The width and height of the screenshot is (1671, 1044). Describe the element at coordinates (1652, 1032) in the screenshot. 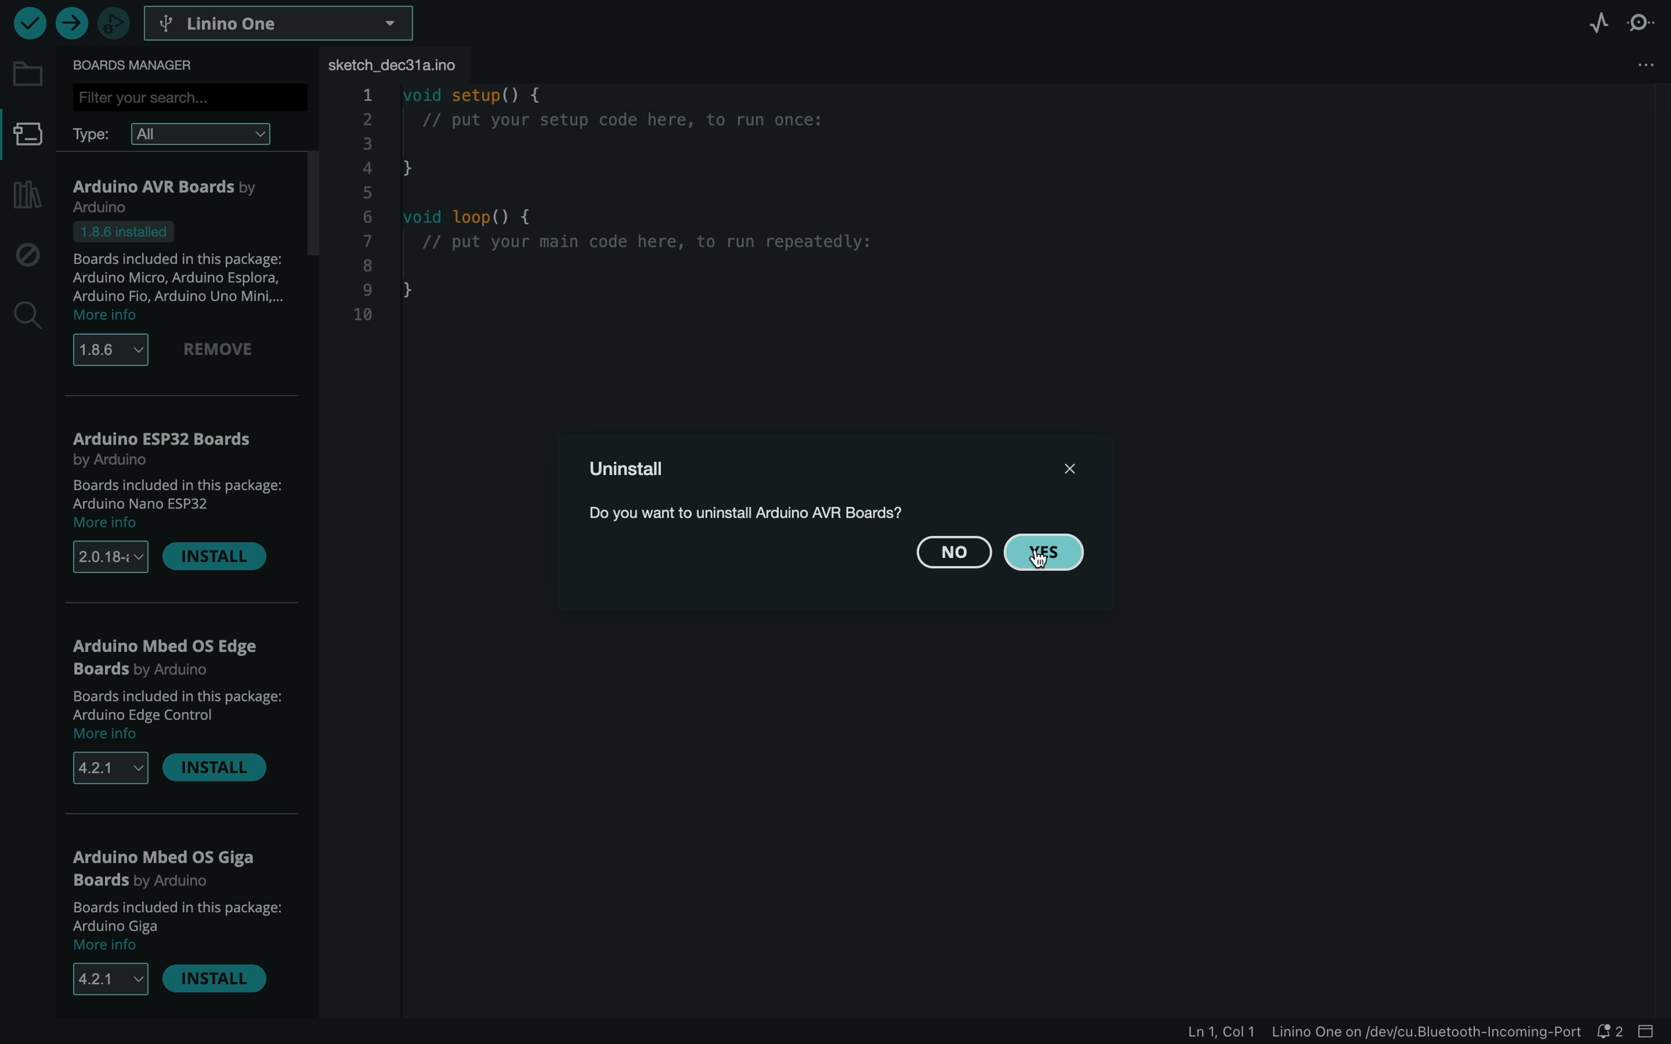

I see `close bar` at that location.